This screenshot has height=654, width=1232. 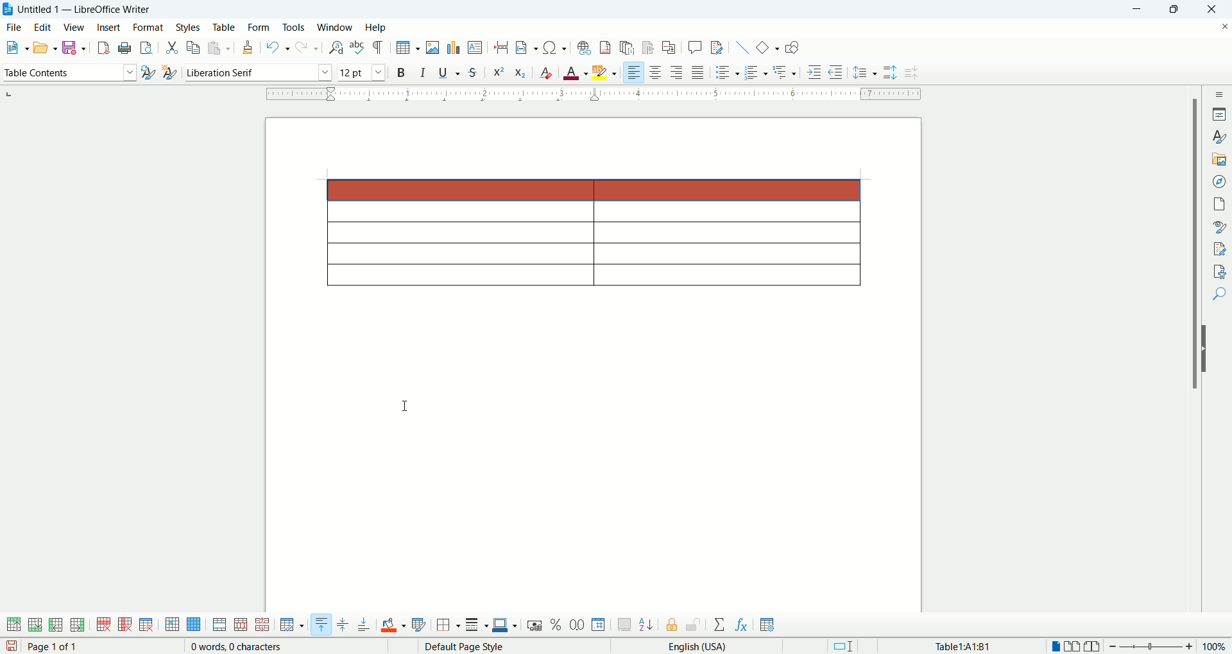 I want to click on ordered list, so click(x=755, y=72).